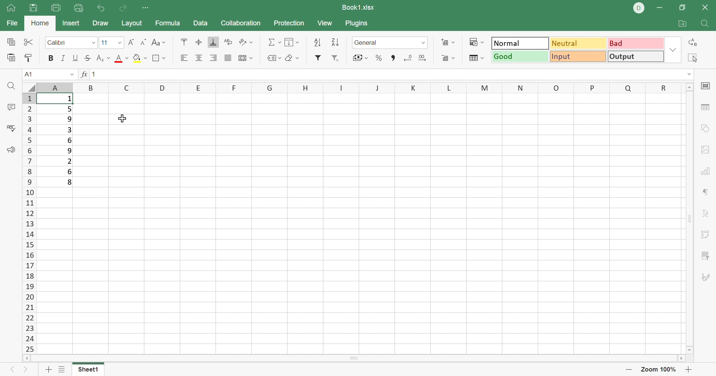  I want to click on Next, so click(27, 370).